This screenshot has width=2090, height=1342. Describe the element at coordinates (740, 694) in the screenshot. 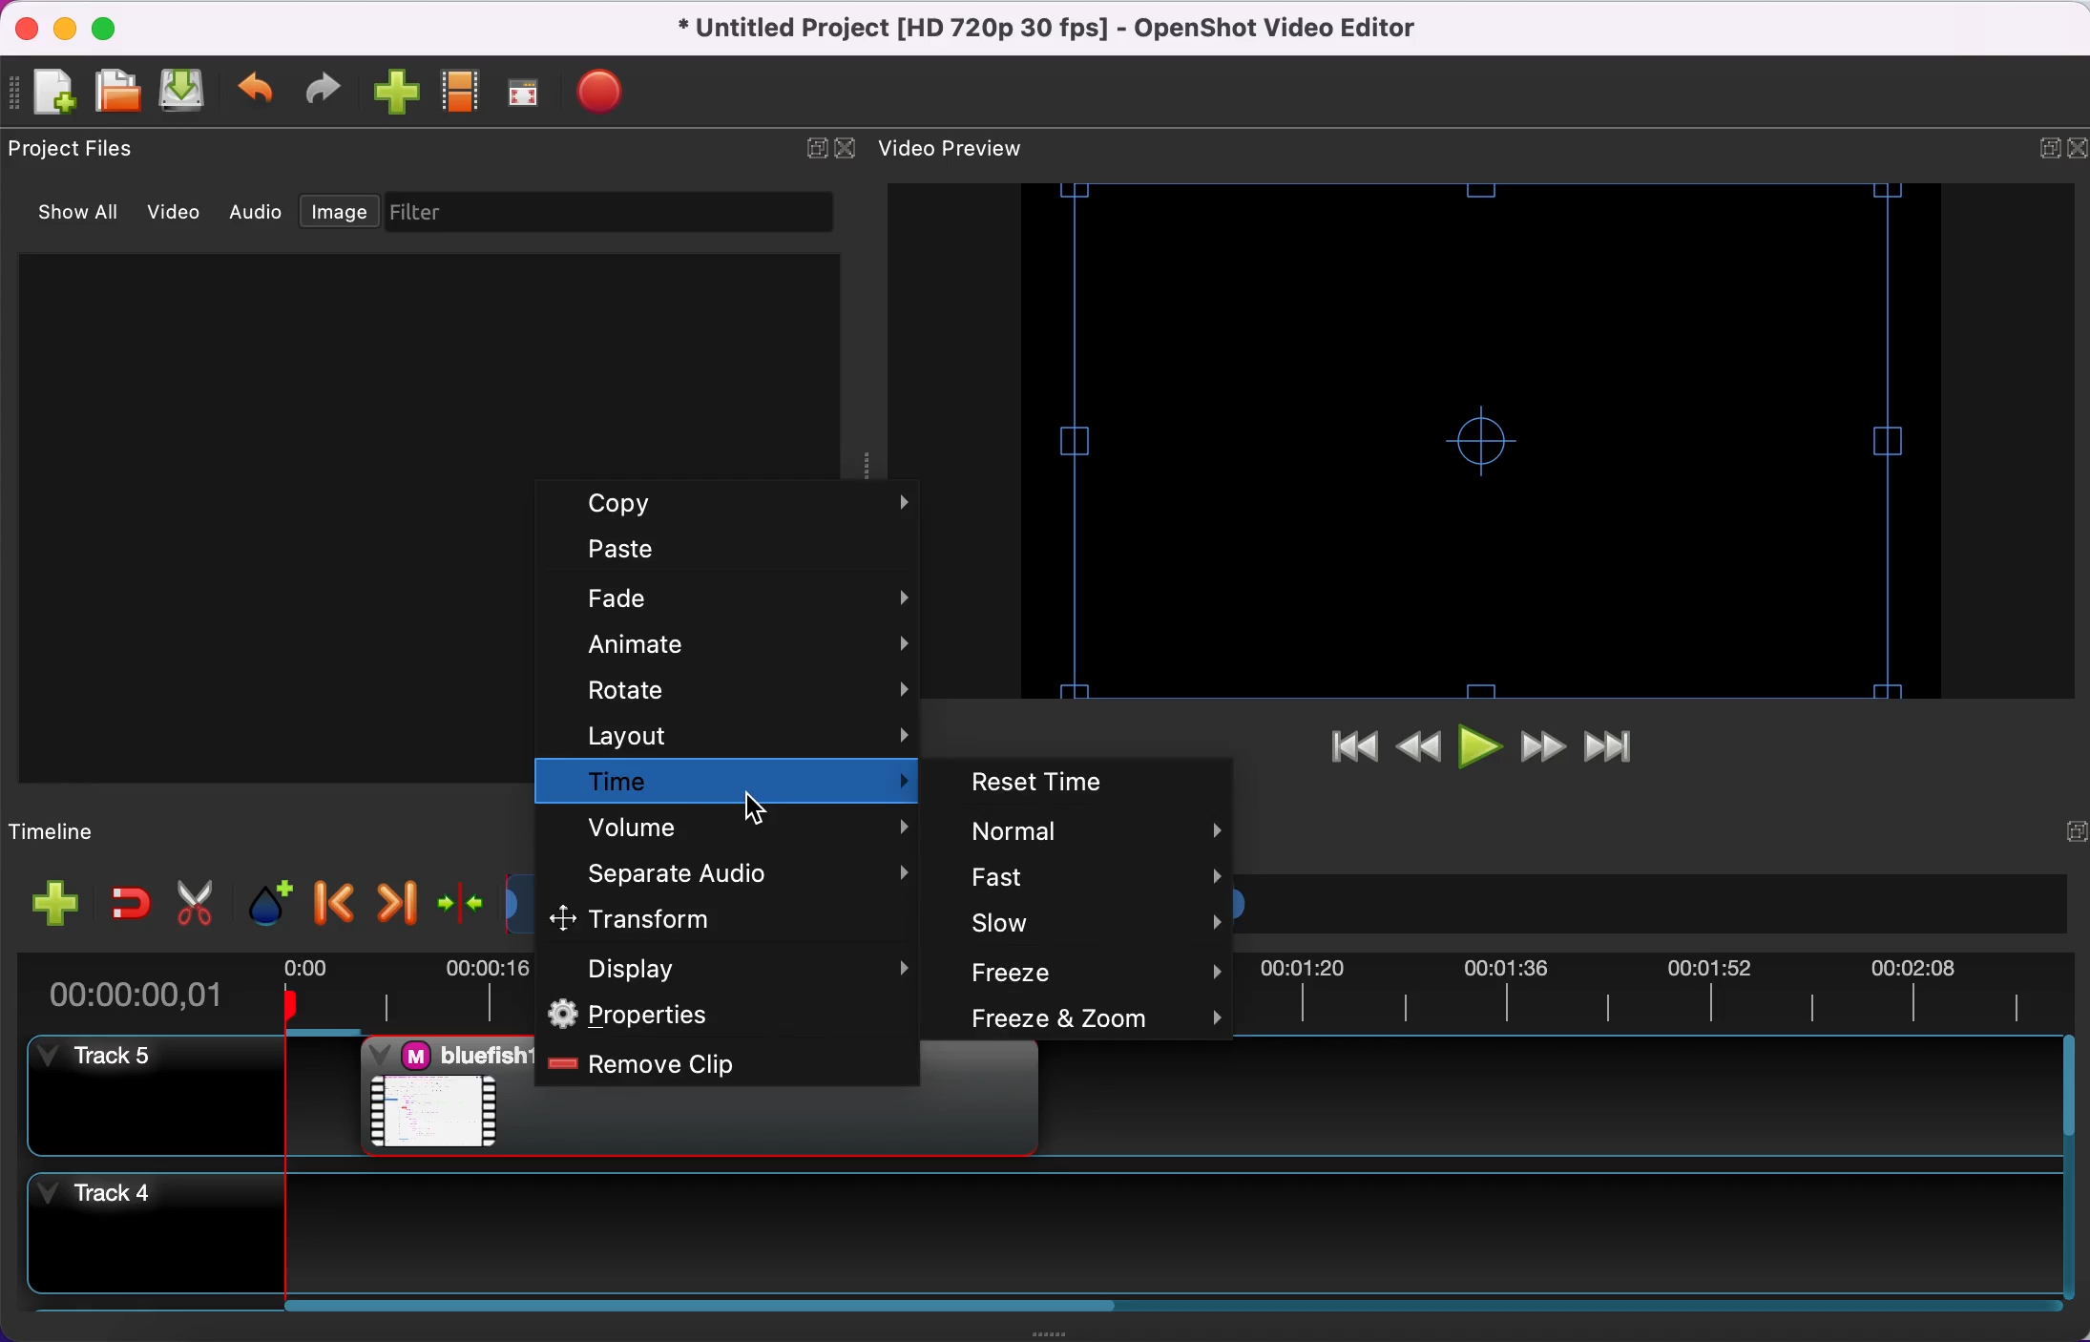

I see `rotate` at that location.